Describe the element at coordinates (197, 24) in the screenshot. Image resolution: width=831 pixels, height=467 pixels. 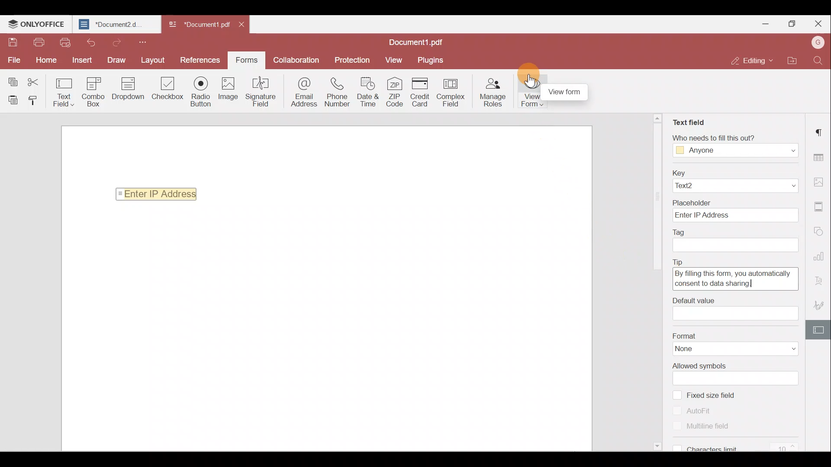
I see `Document1. pdf` at that location.